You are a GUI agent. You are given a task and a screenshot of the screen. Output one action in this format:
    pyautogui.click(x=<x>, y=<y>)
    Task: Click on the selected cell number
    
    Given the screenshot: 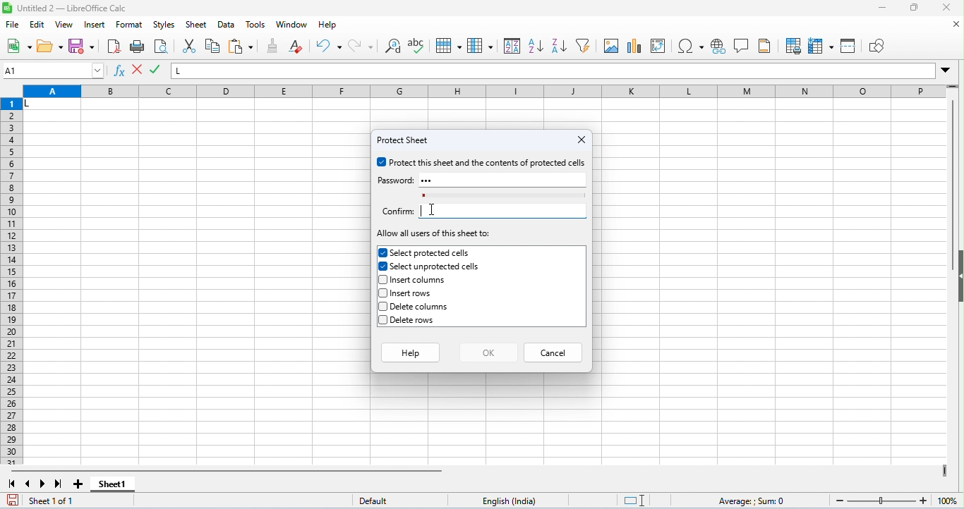 What is the action you would take?
    pyautogui.click(x=54, y=70)
    